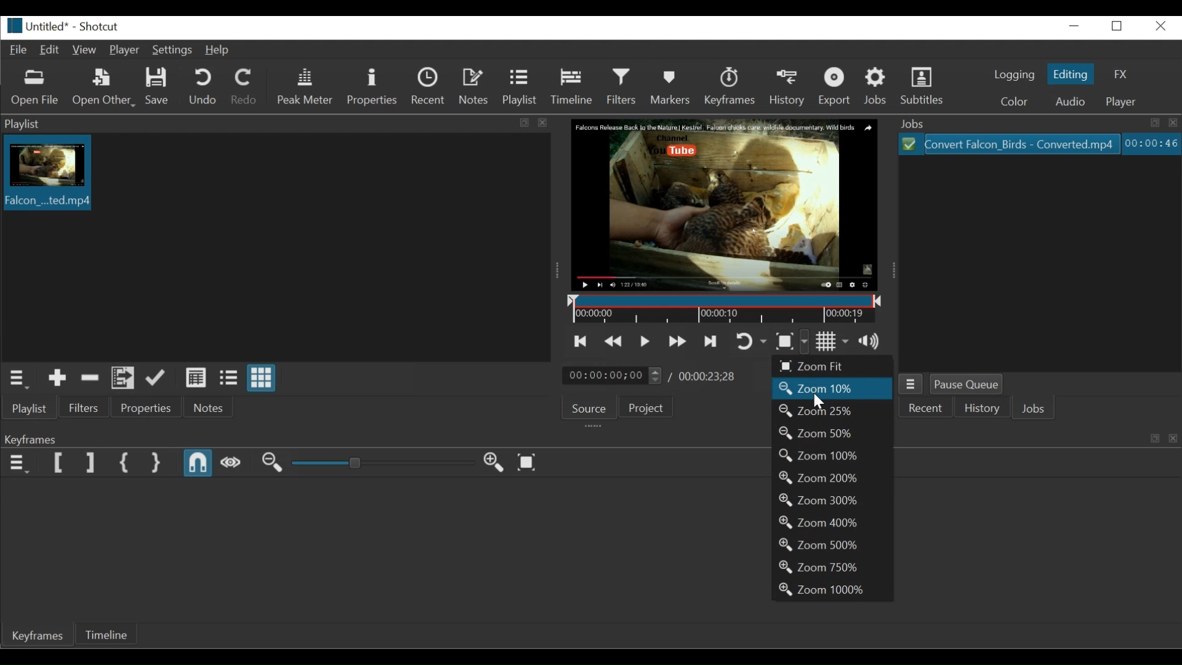  Describe the element at coordinates (1008, 144) in the screenshot. I see `File` at that location.